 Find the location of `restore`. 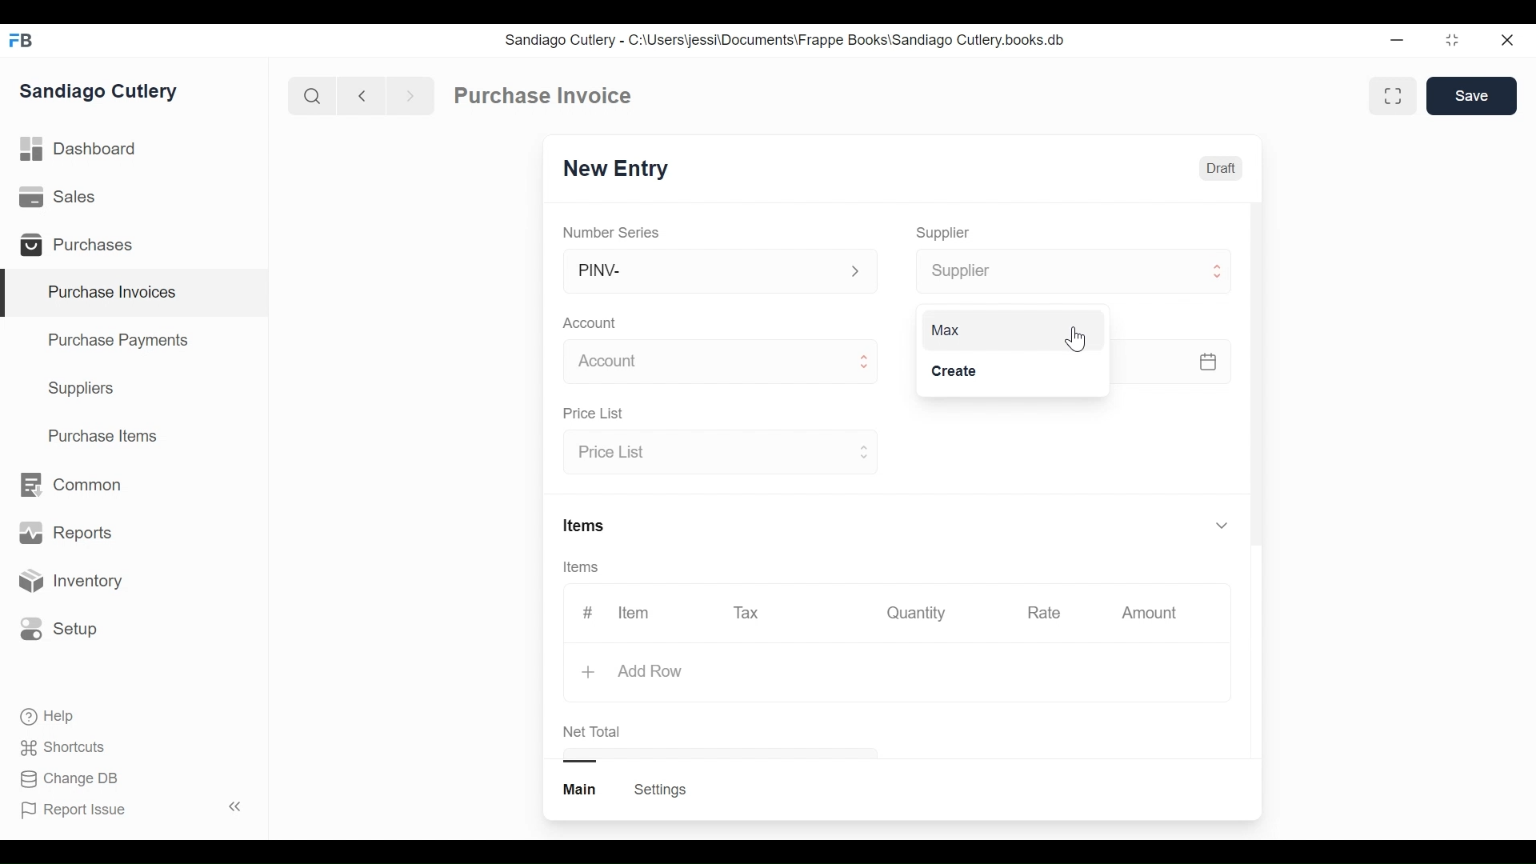

restore is located at coordinates (1450, 41).